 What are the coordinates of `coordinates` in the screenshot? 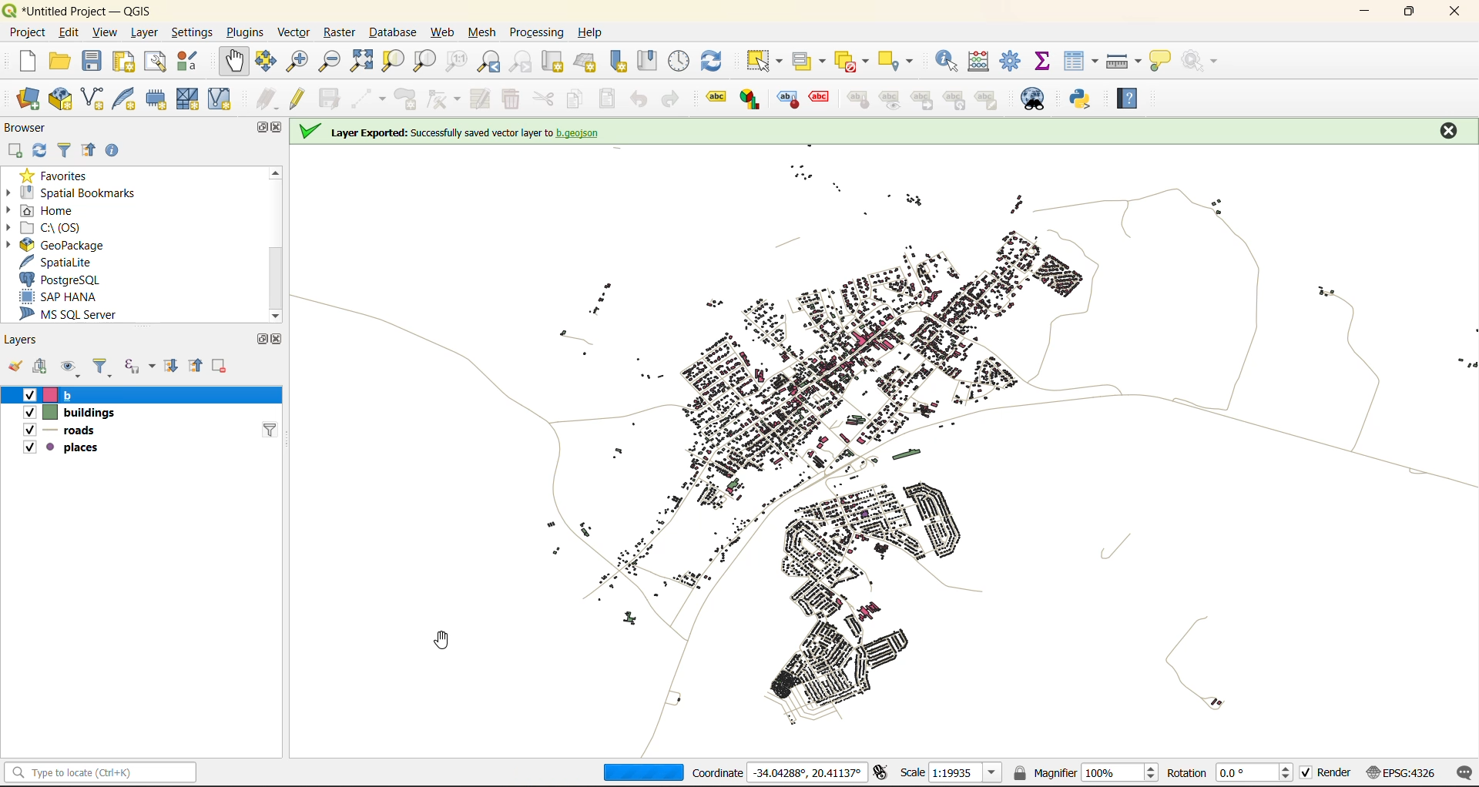 It's located at (781, 774).